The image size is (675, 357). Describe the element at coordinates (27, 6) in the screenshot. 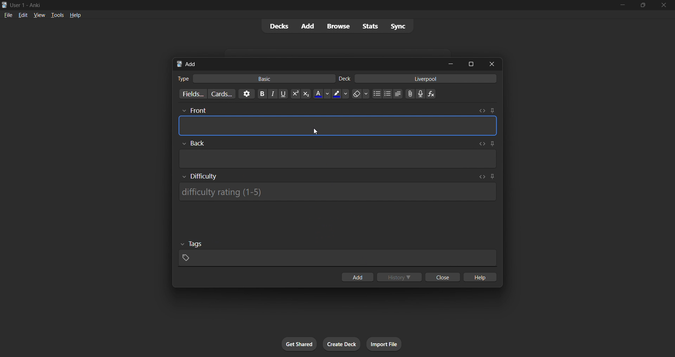

I see `Text` at that location.